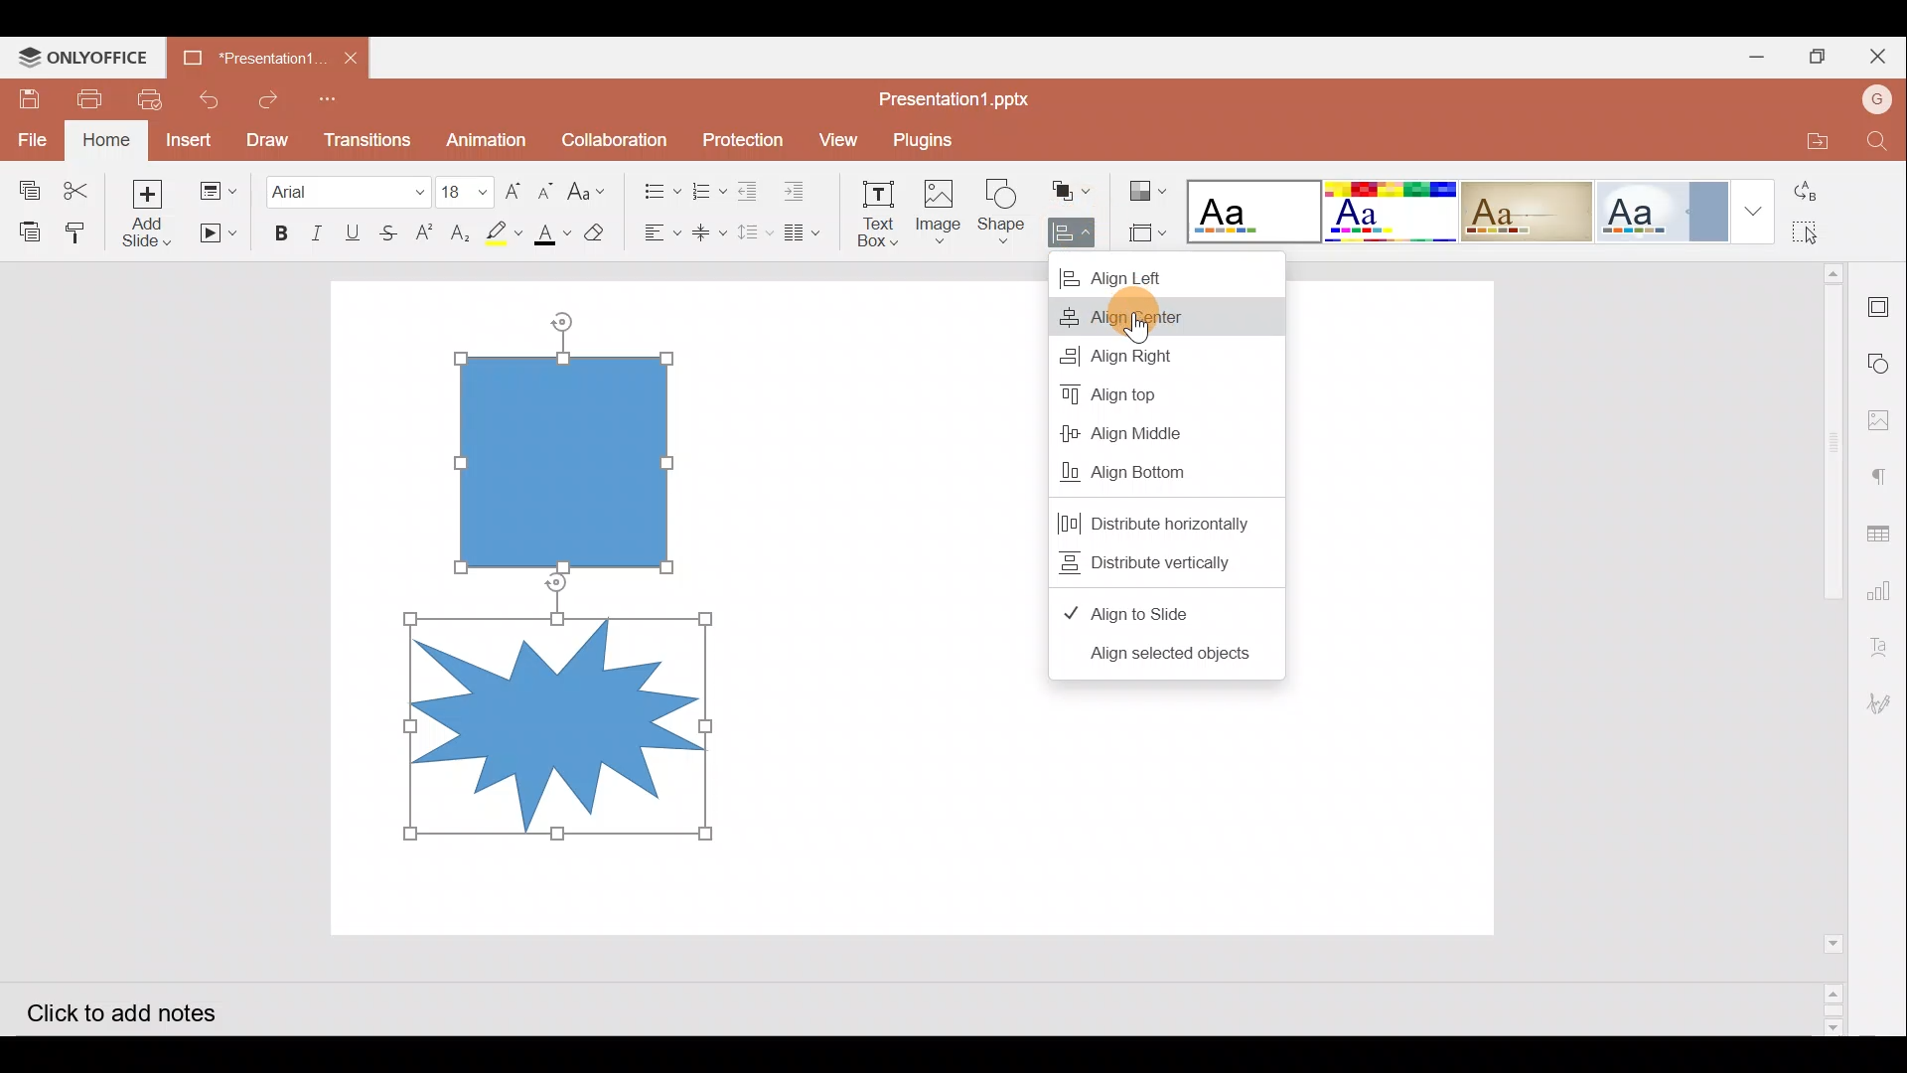 The width and height of the screenshot is (1907, 1073). I want to click on Align bottom, so click(1144, 468).